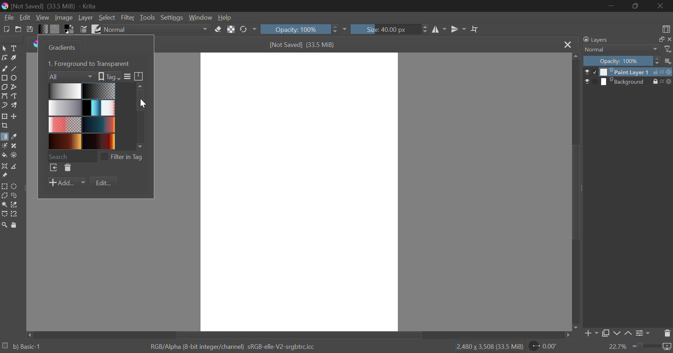  Describe the element at coordinates (4, 196) in the screenshot. I see `Polygon Selection` at that location.